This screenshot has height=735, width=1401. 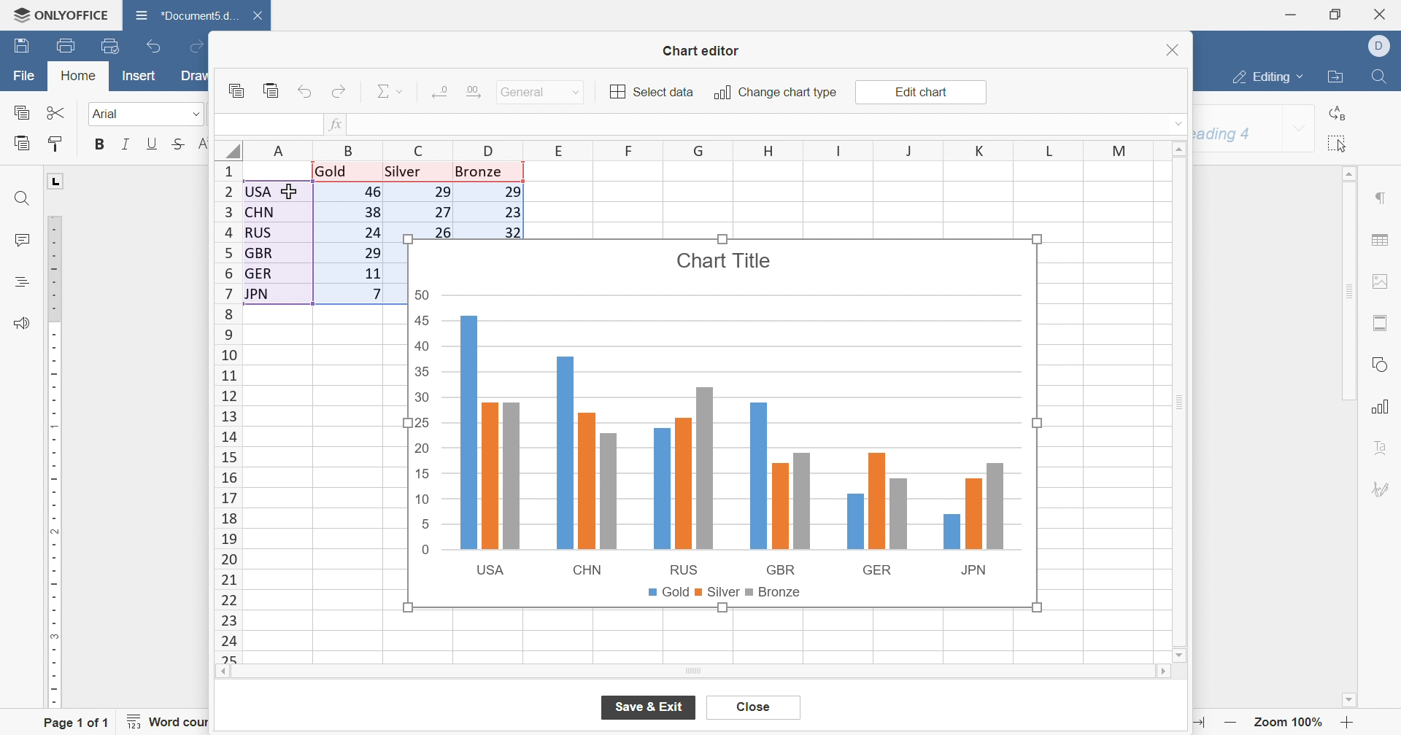 I want to click on ruler, so click(x=52, y=462).